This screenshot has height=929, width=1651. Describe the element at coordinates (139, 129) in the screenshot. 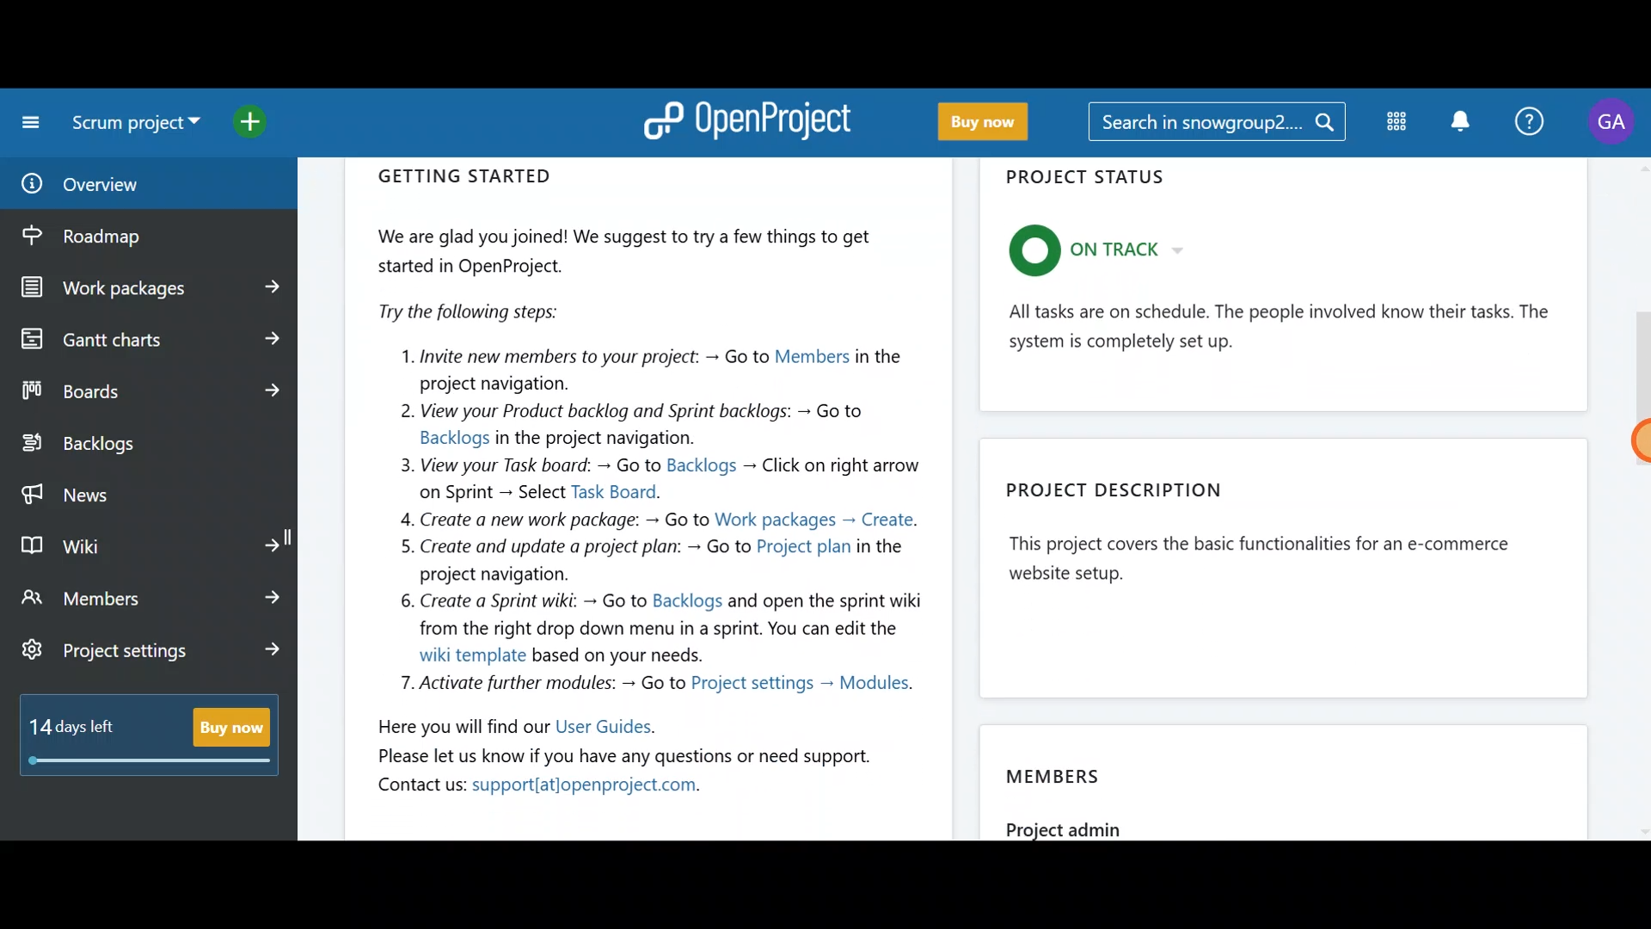

I see `Select a project` at that location.